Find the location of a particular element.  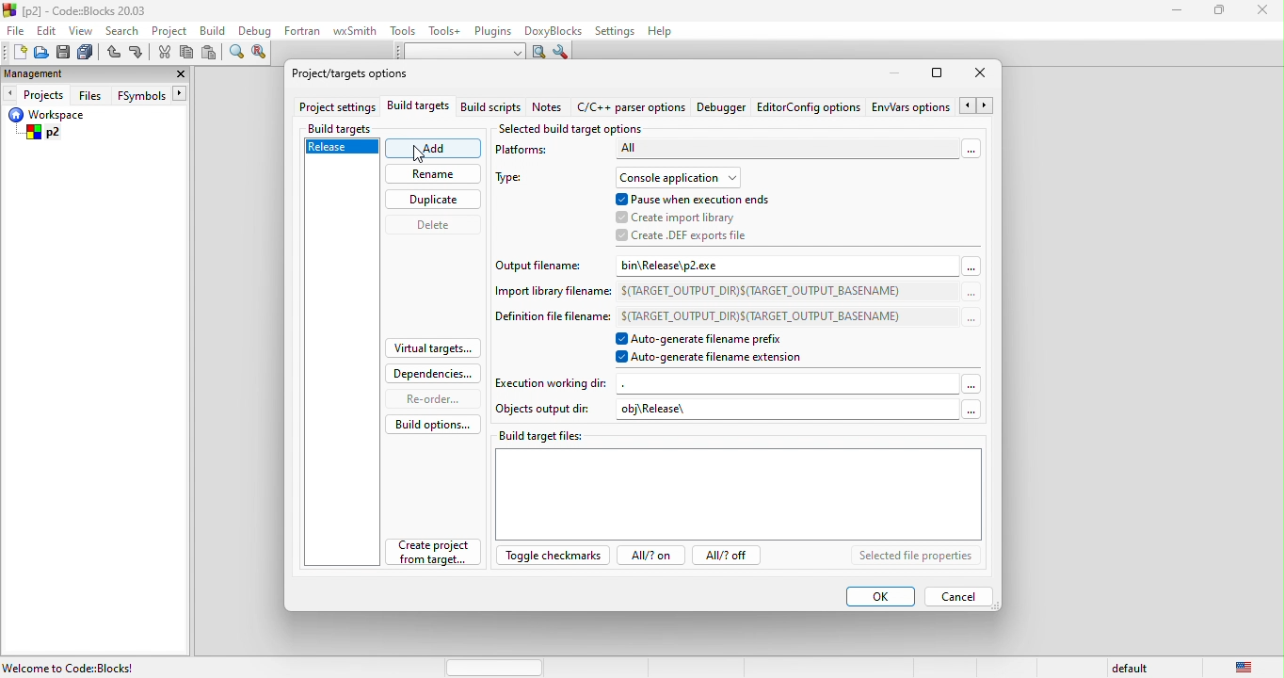

maximize is located at coordinates (1225, 12).